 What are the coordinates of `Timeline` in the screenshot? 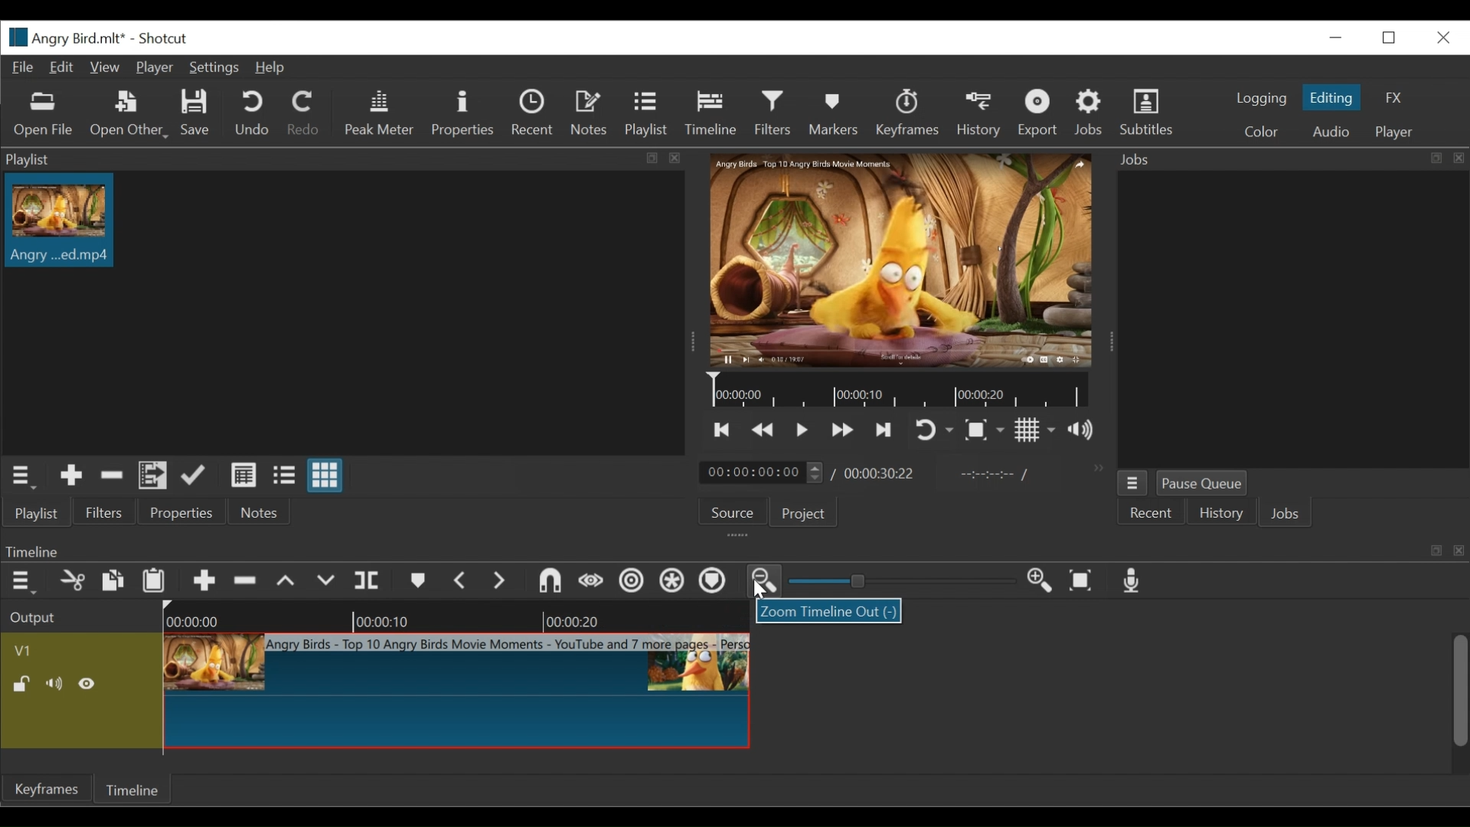 It's located at (130, 789).